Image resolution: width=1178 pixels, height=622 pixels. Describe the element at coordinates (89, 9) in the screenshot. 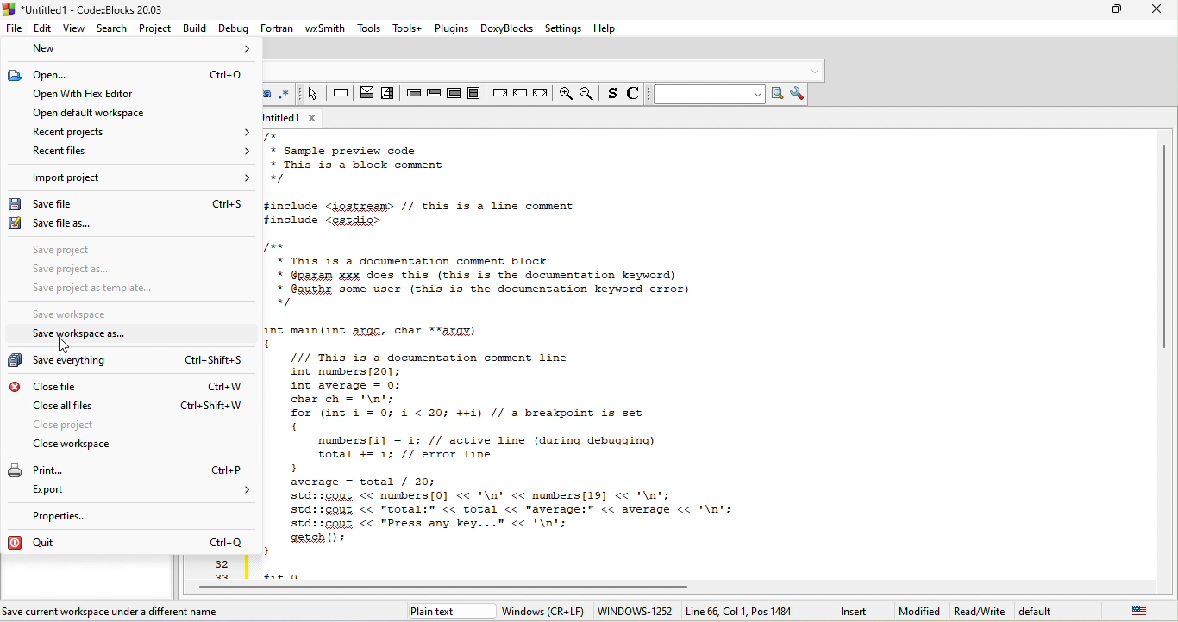

I see `title` at that location.